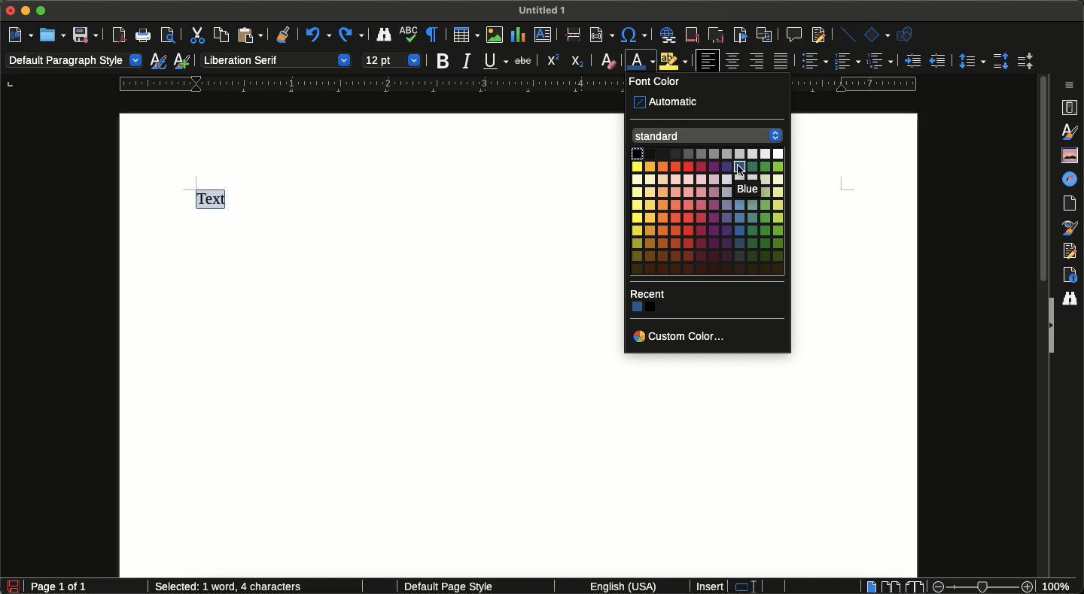 The height and width of the screenshot is (594, 1084). Describe the element at coordinates (635, 33) in the screenshot. I see `Insert special characters` at that location.